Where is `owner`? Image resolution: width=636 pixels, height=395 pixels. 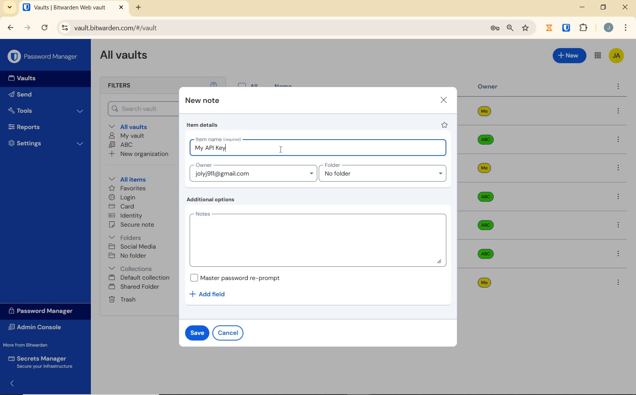 owner is located at coordinates (488, 87).